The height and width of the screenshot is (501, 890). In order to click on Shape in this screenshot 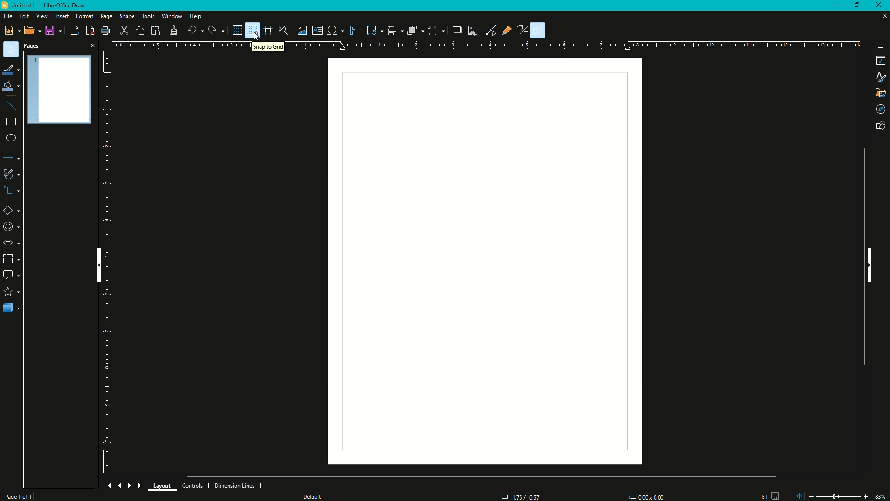, I will do `click(129, 16)`.